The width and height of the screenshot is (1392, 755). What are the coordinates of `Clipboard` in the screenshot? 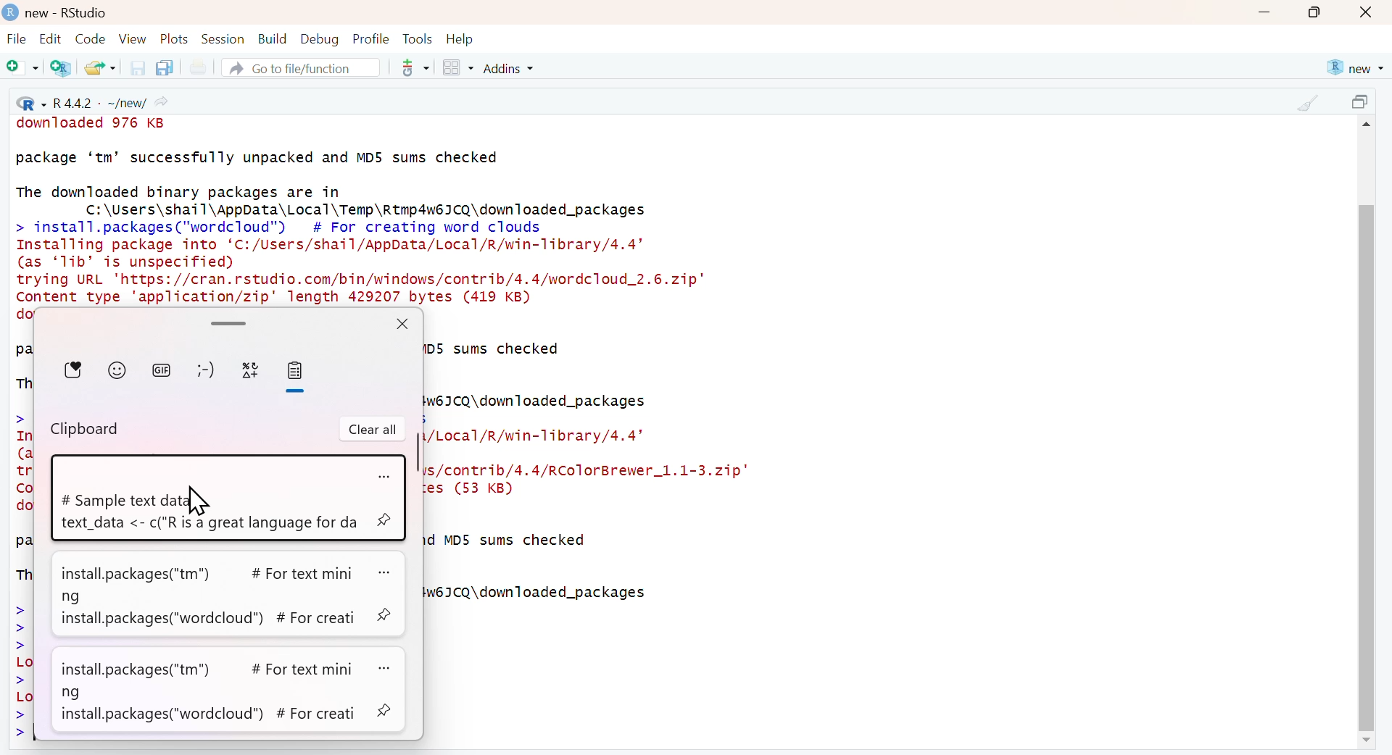 It's located at (82, 428).